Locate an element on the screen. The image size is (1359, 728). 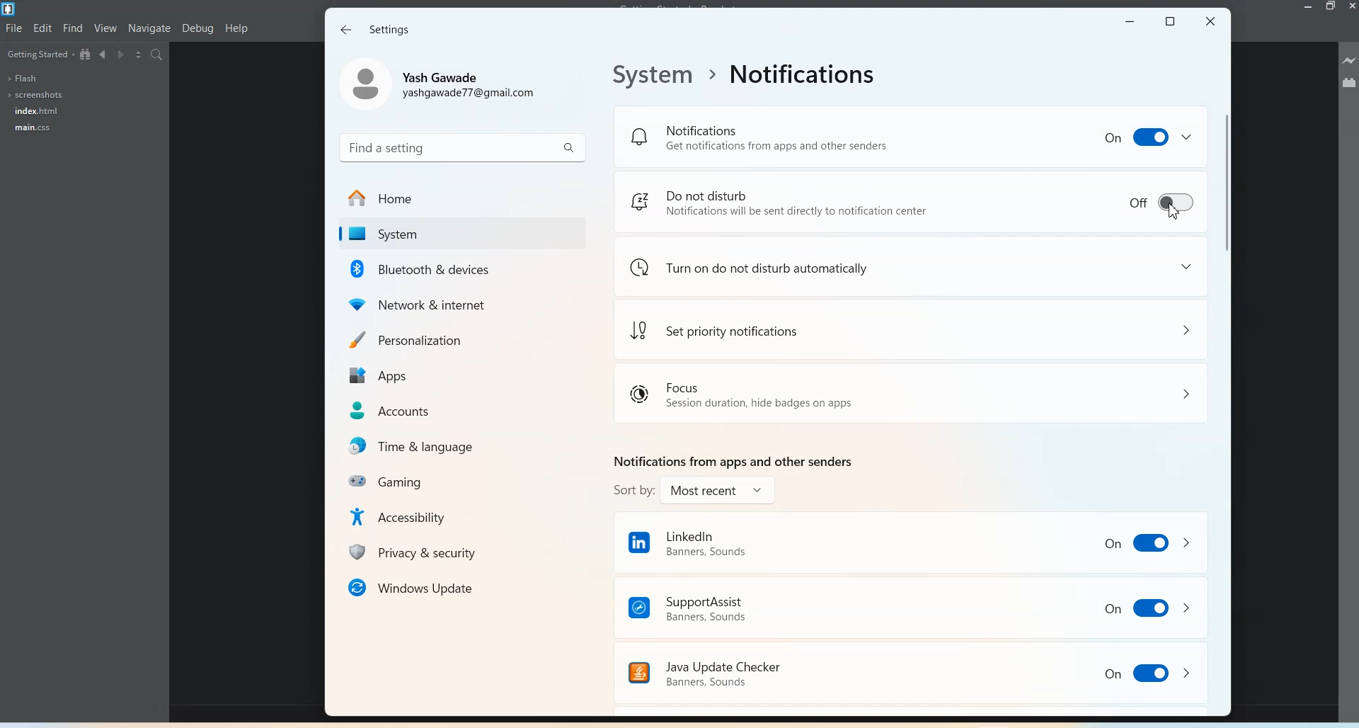
windows update is located at coordinates (457, 587).